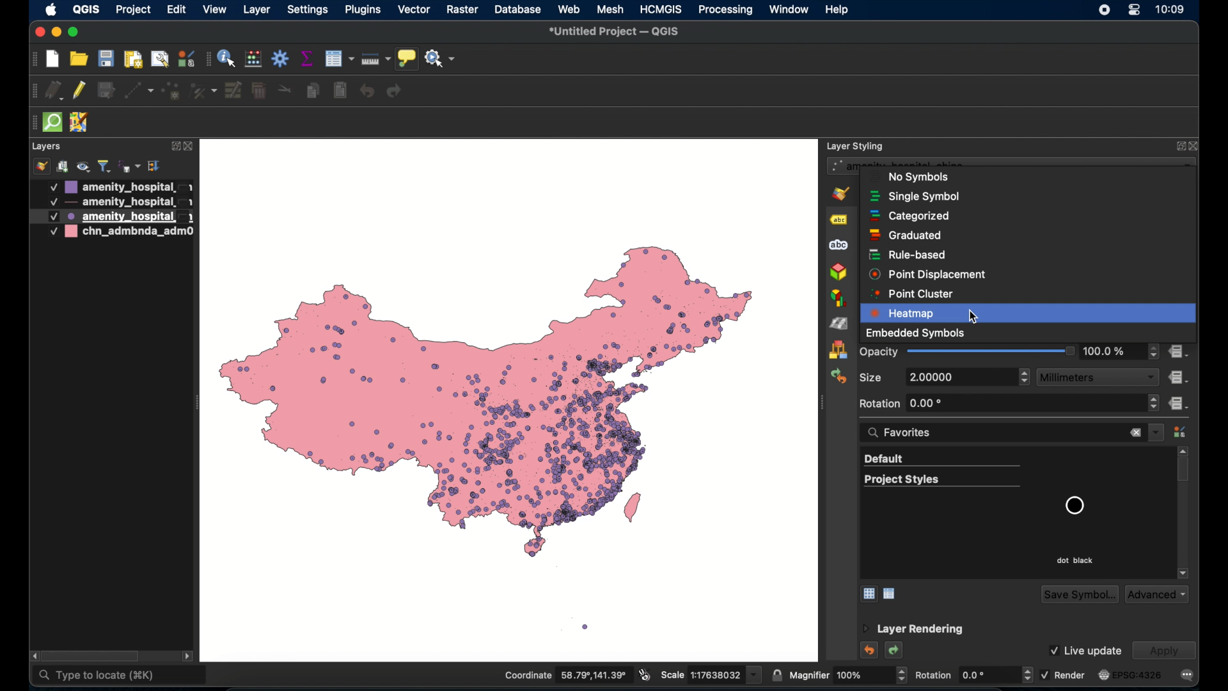 The image size is (1228, 691). I want to click on digitize with segment, so click(139, 92).